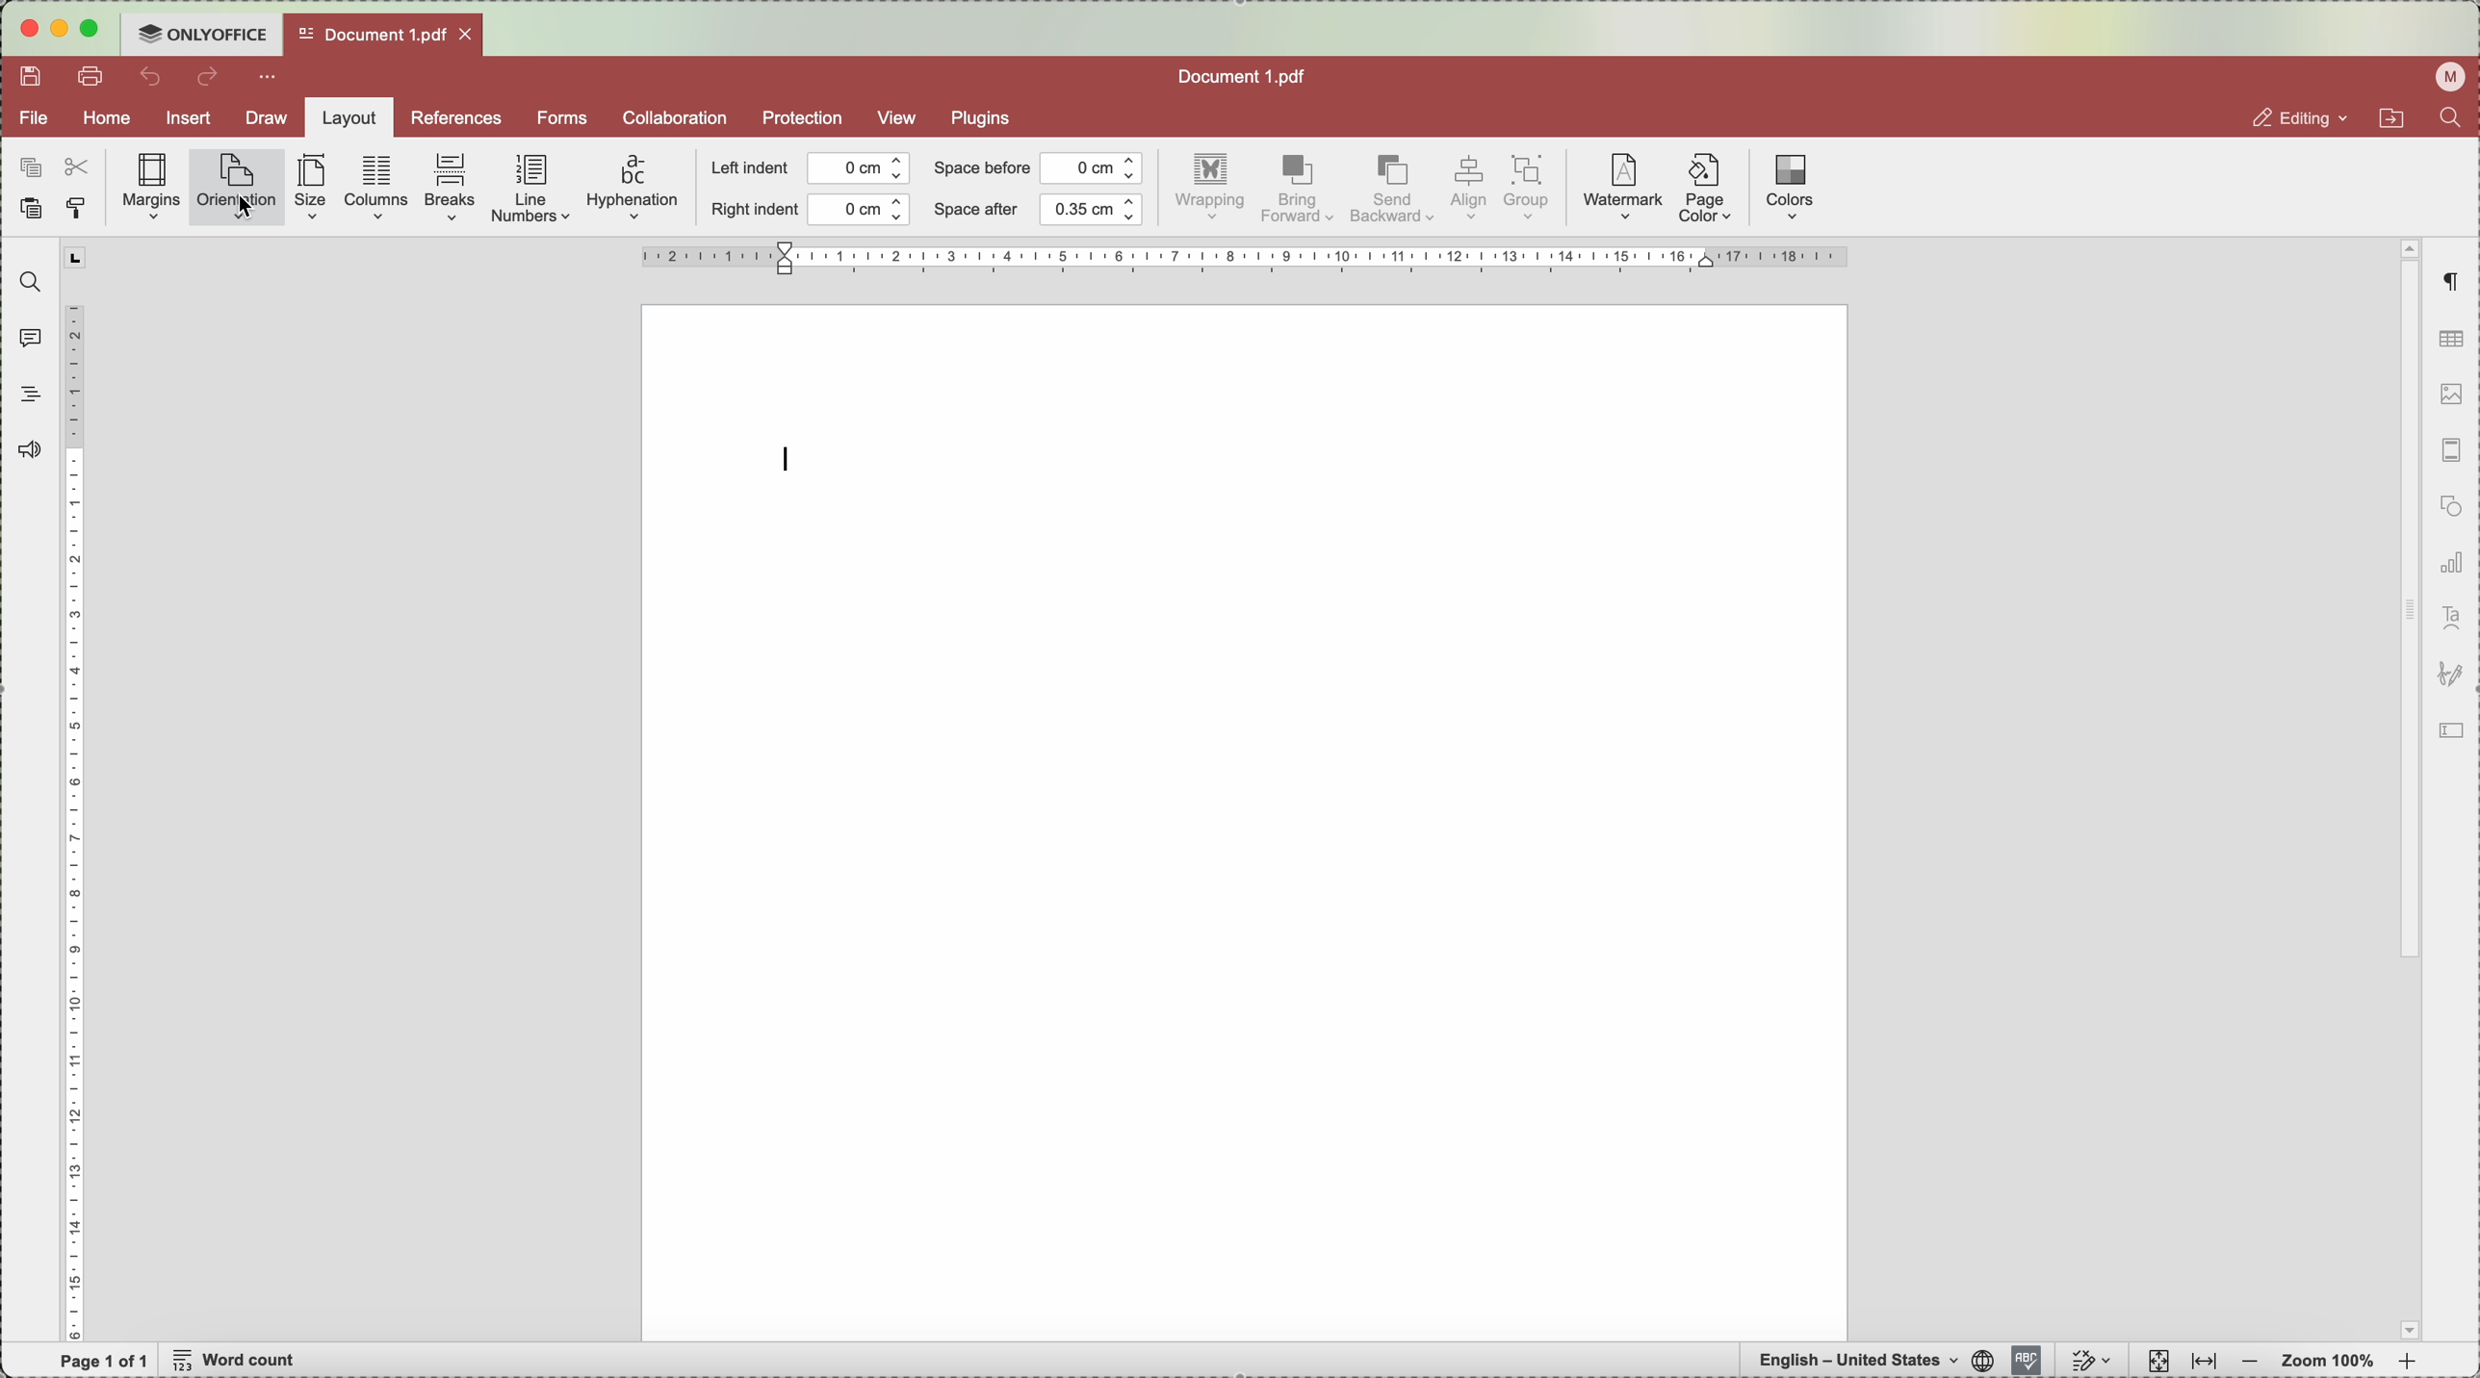 This screenshot has height=1378, width=2480. I want to click on columns, so click(377, 186).